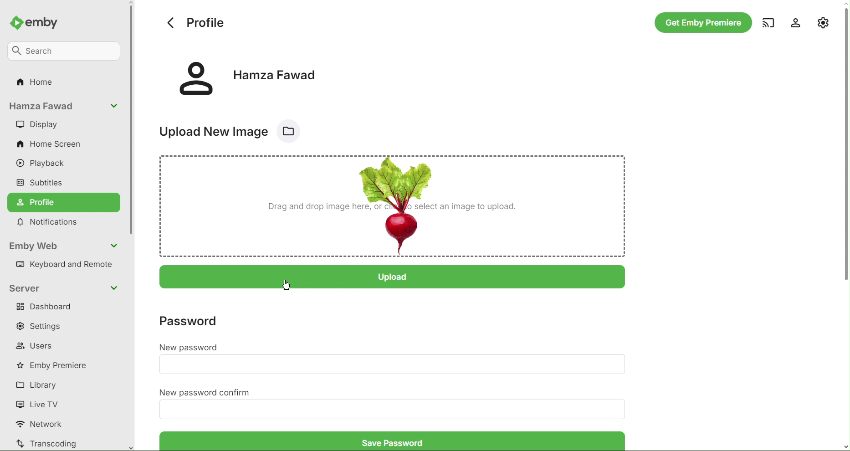 This screenshot has width=850, height=451. What do you see at coordinates (392, 365) in the screenshot?
I see `New Password` at bounding box center [392, 365].